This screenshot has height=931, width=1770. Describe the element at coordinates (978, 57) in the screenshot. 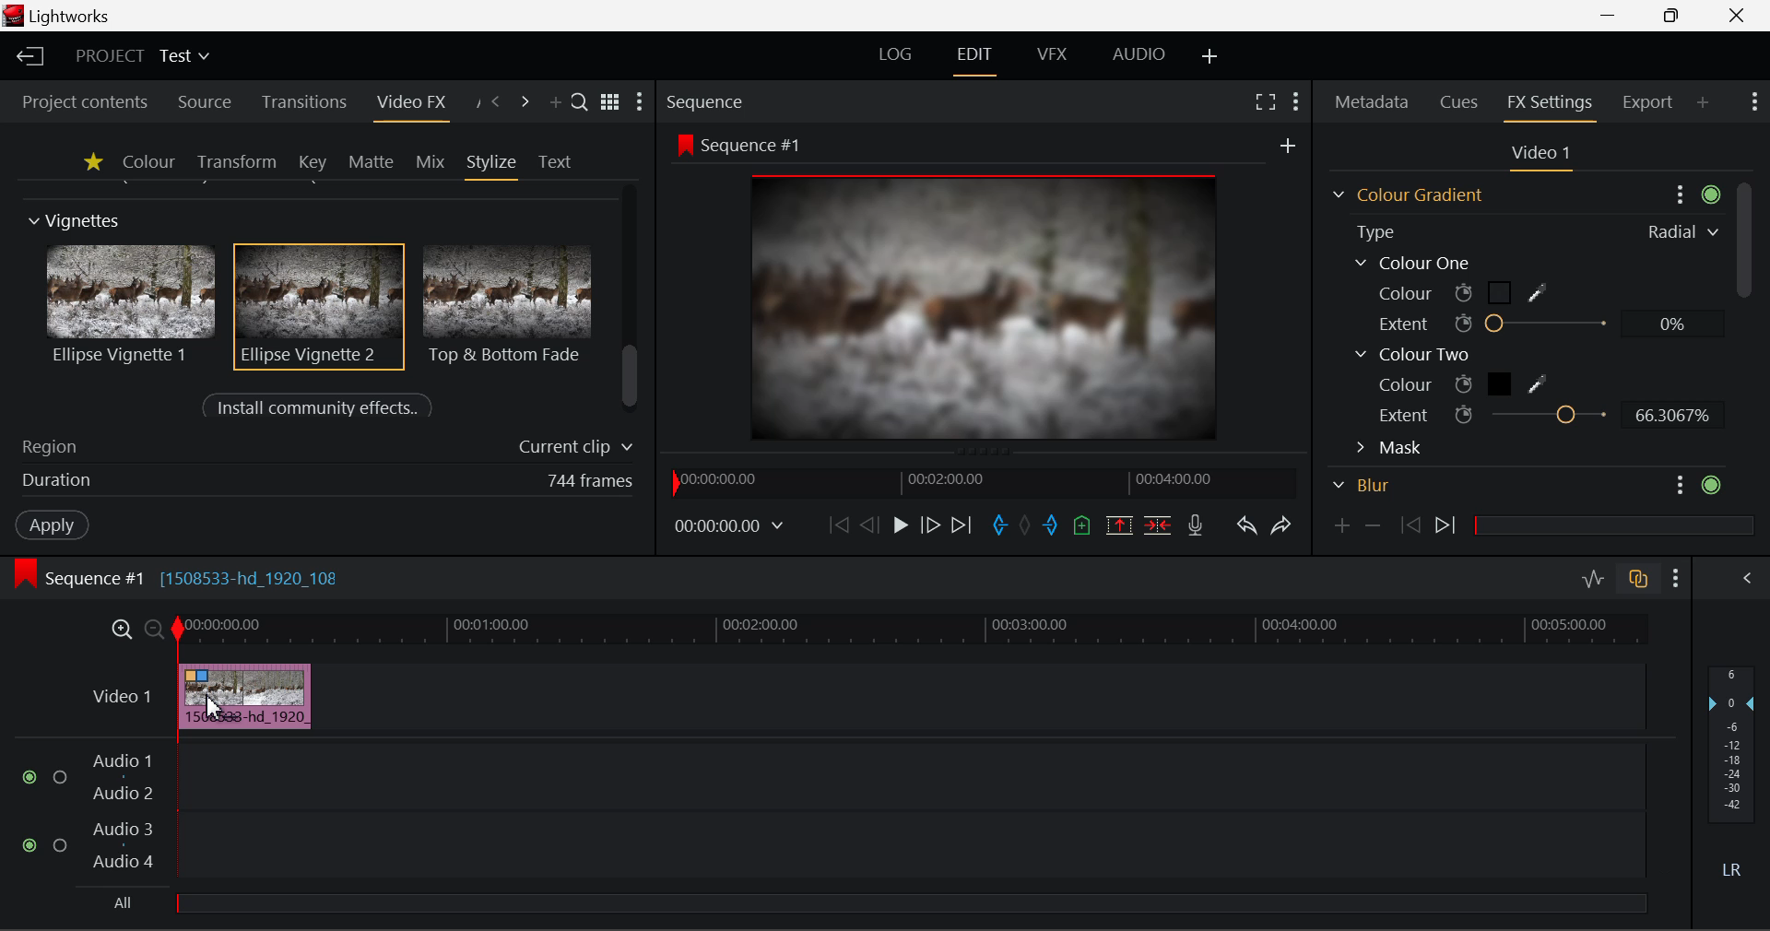

I see `Edit Layout Open` at that location.